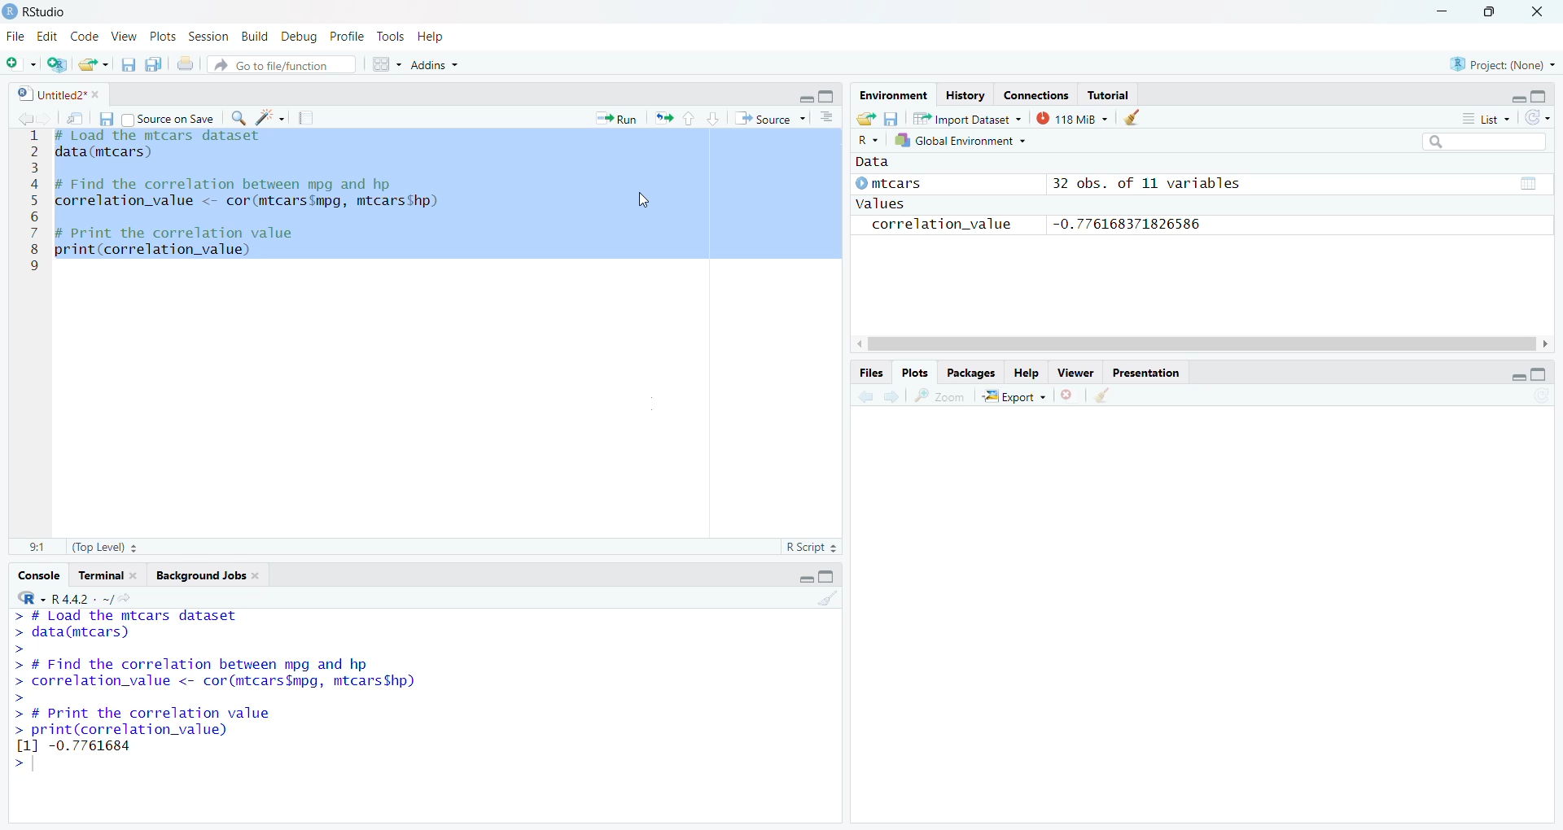 The height and width of the screenshot is (830, 1563). Describe the element at coordinates (33, 209) in the screenshot. I see `123456789` at that location.